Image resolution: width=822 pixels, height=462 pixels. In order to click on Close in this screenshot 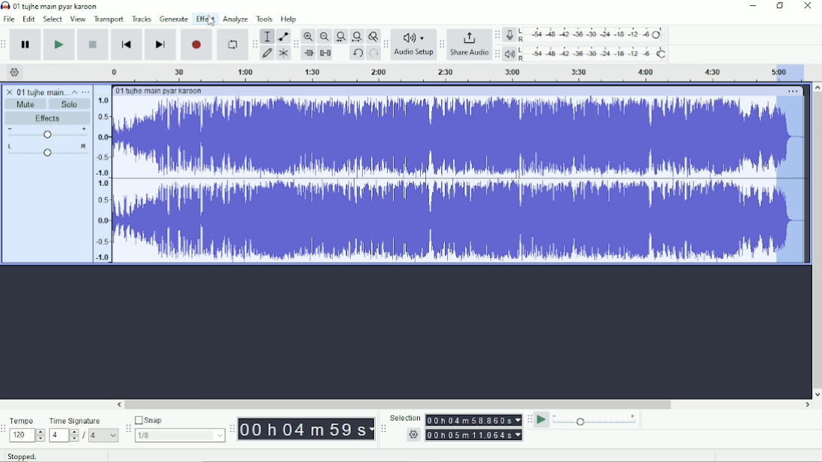, I will do `click(808, 5)`.